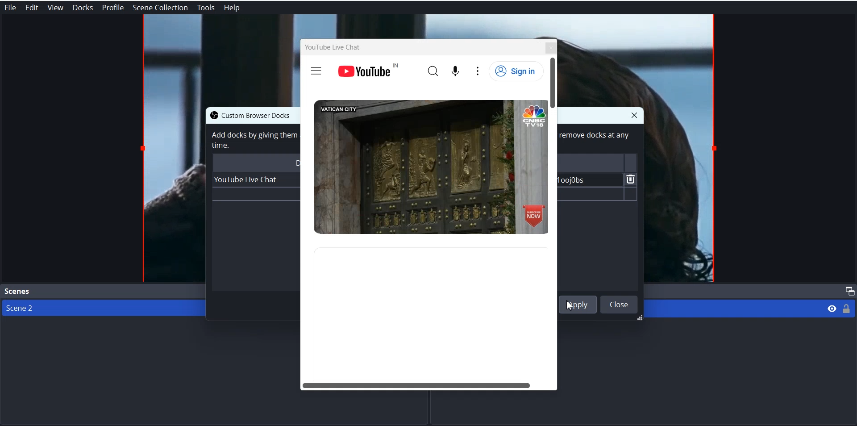  Describe the element at coordinates (83, 8) in the screenshot. I see `Docks` at that location.